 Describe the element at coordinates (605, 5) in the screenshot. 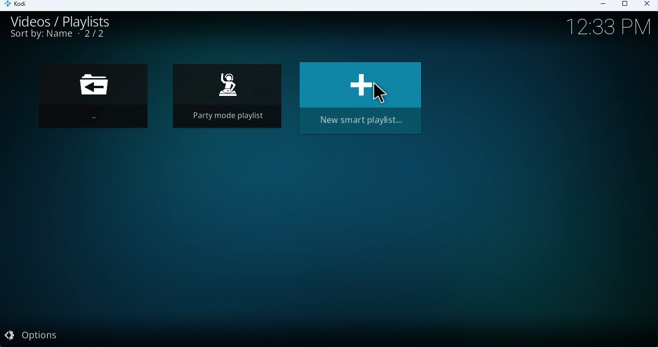

I see `Minimize` at that location.